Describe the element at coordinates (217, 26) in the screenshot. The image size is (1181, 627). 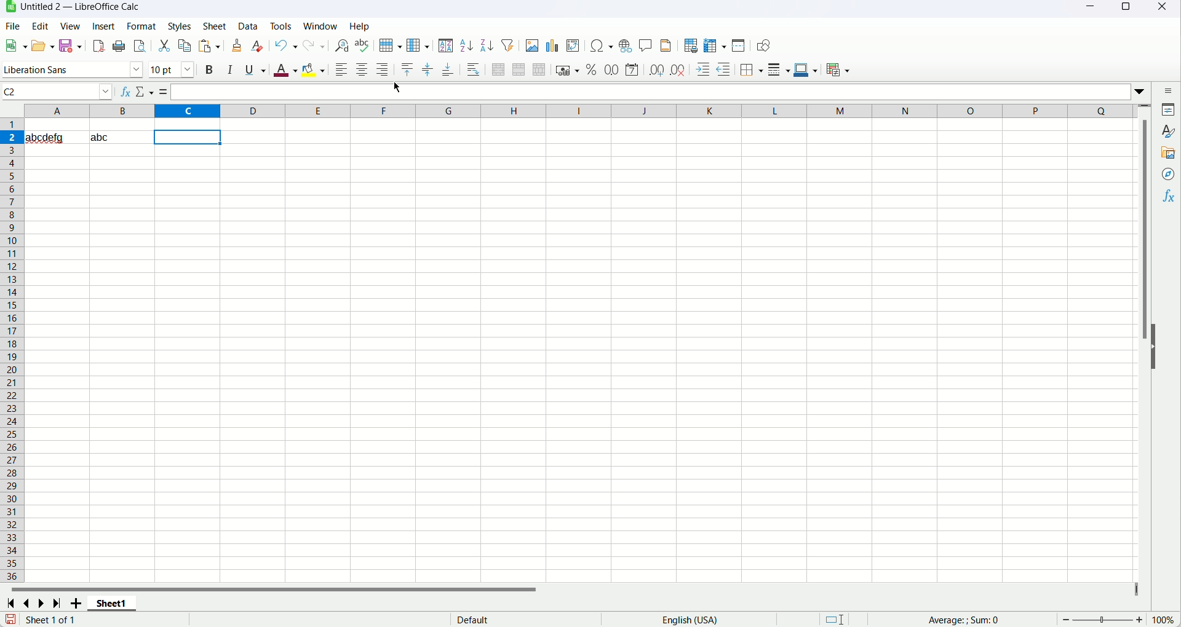
I see `sheet` at that location.